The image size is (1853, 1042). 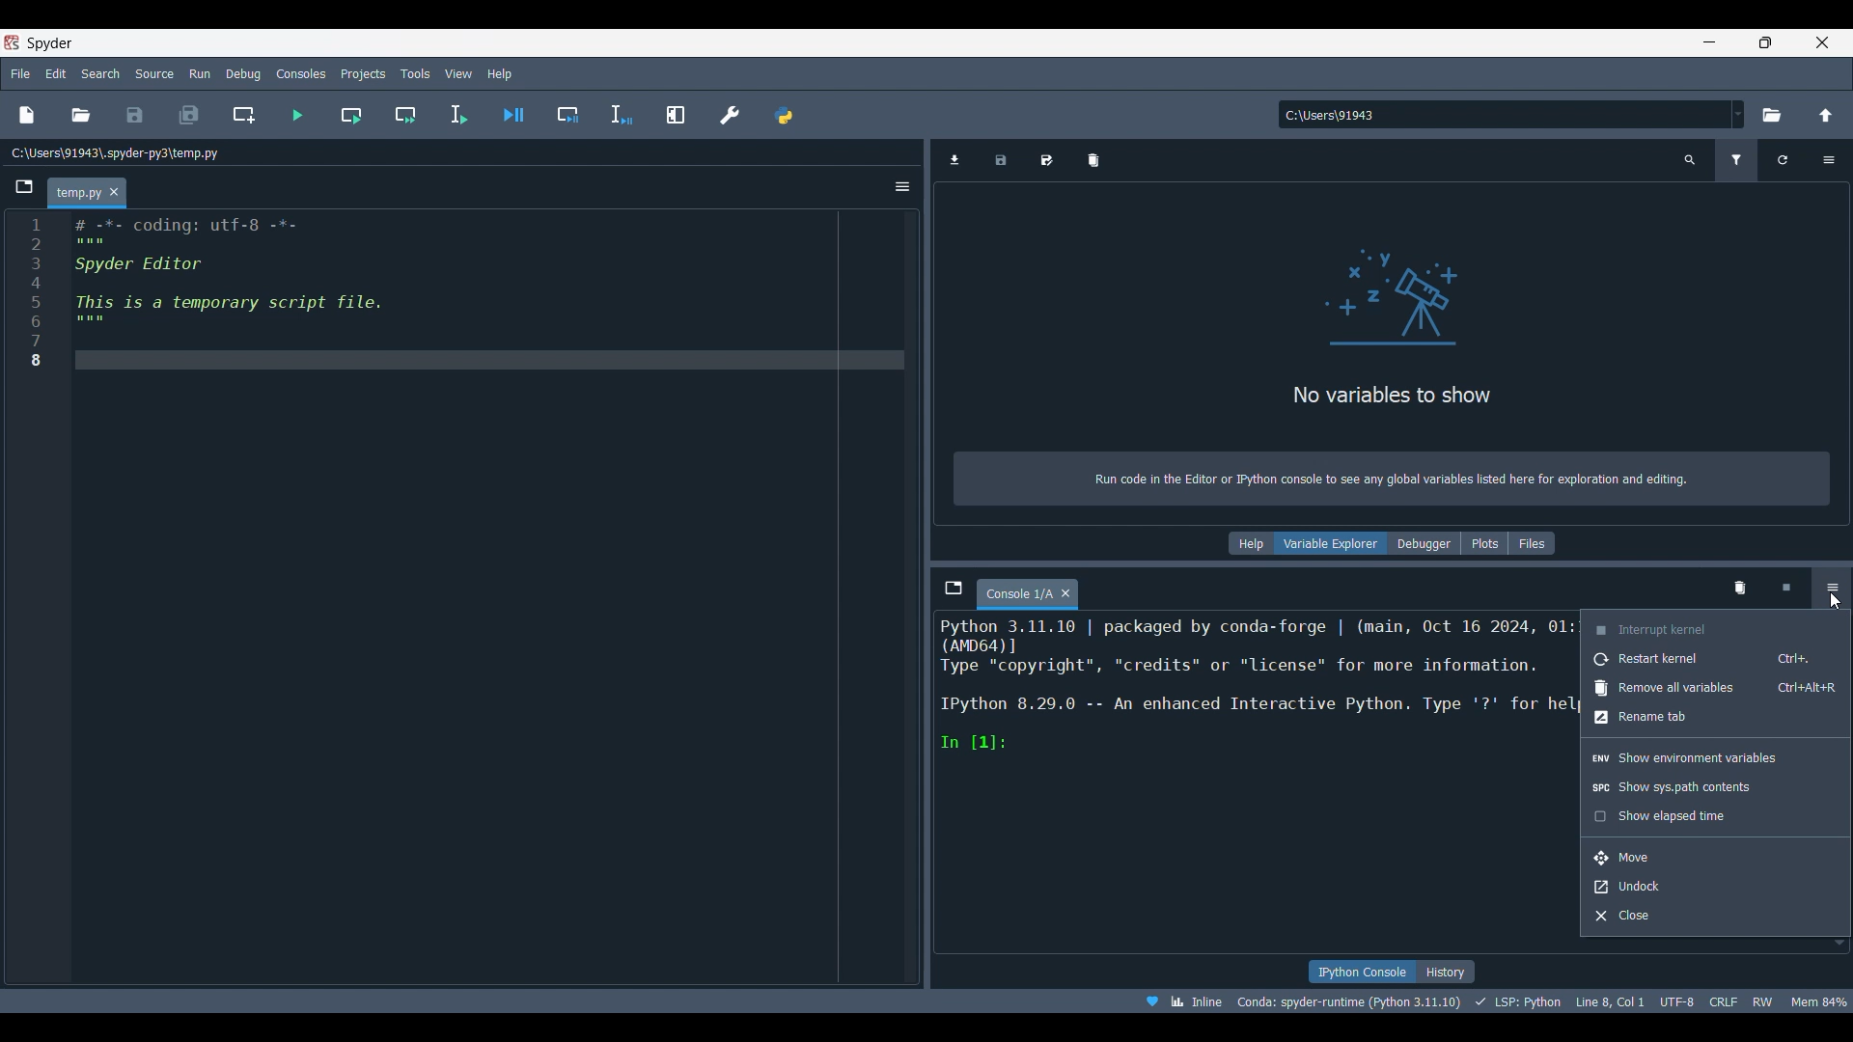 I want to click on Close tab, so click(x=1065, y=592).